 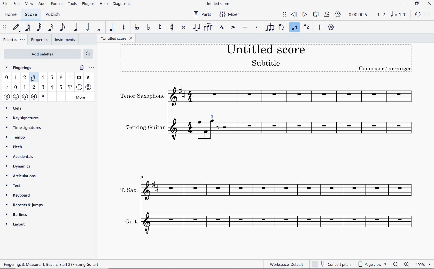 I want to click on REWIND, so click(x=294, y=15).